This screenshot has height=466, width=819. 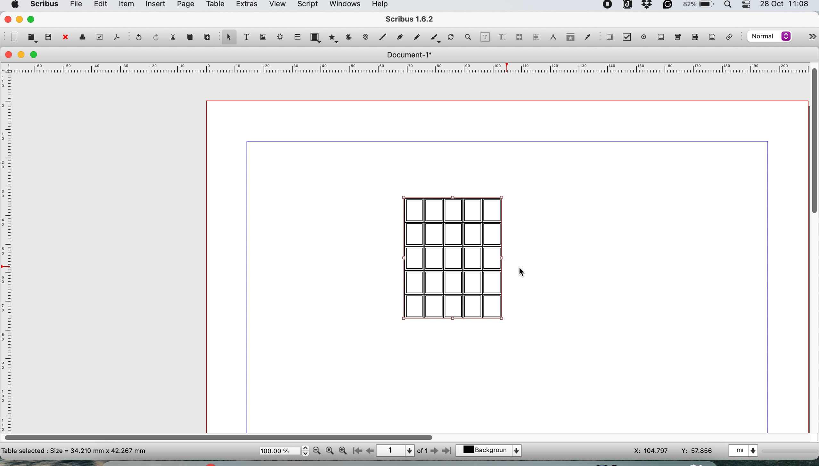 I want to click on open, so click(x=33, y=38).